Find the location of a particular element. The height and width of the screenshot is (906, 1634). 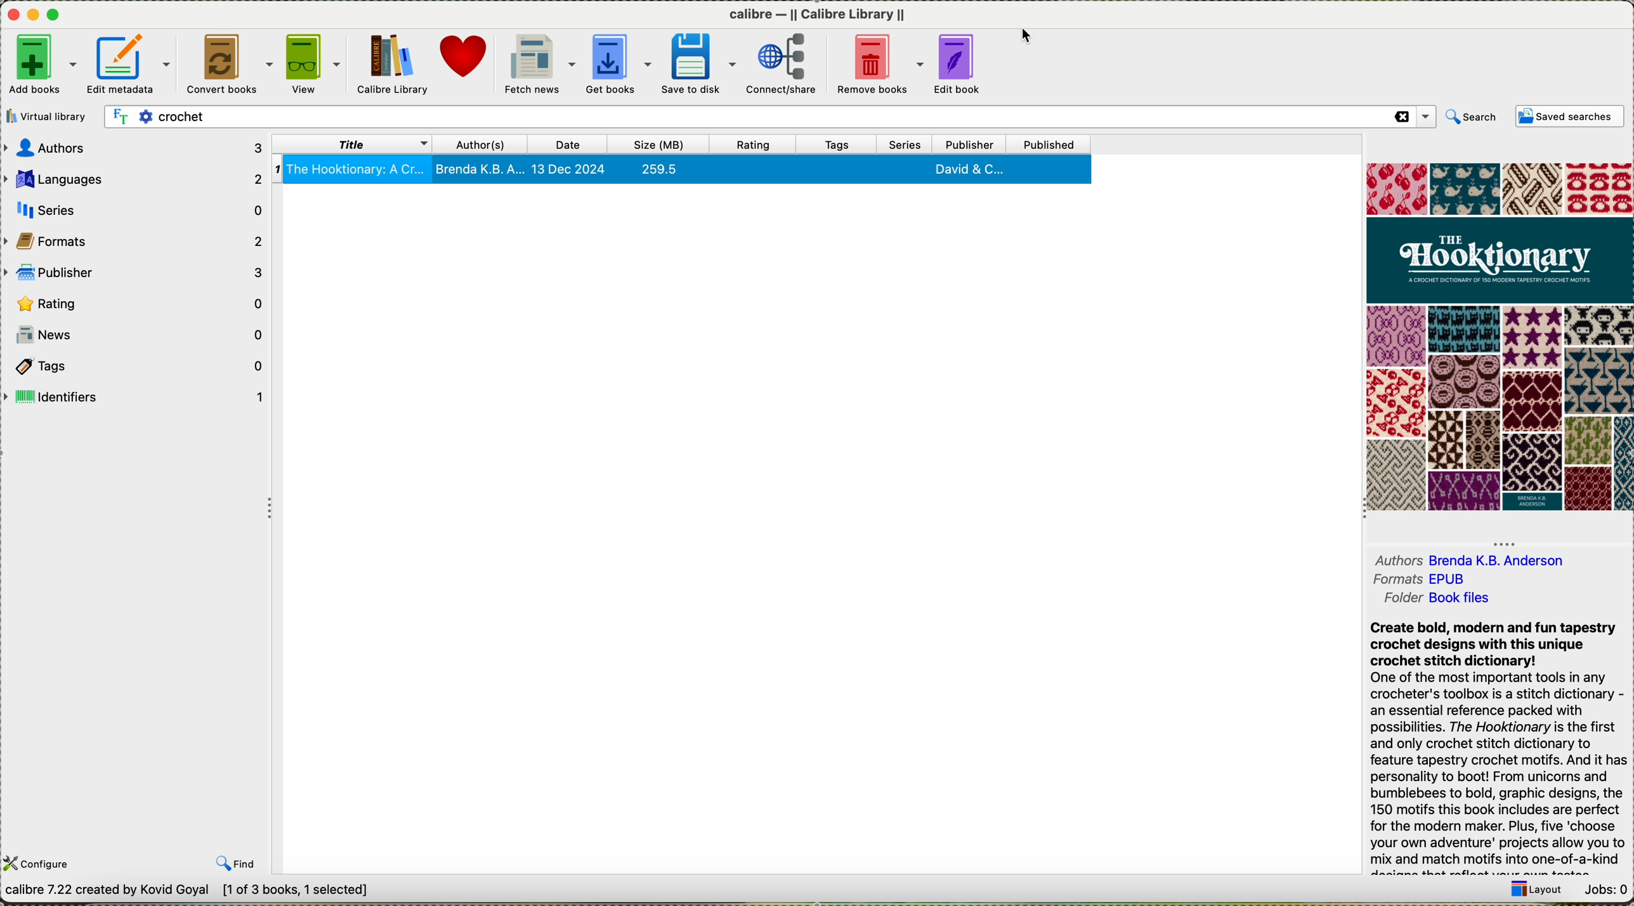

Create bold, modern and fun tapestry crochet designs with this uniquecrochet stitch dictionary! is located at coordinates (1495, 644).